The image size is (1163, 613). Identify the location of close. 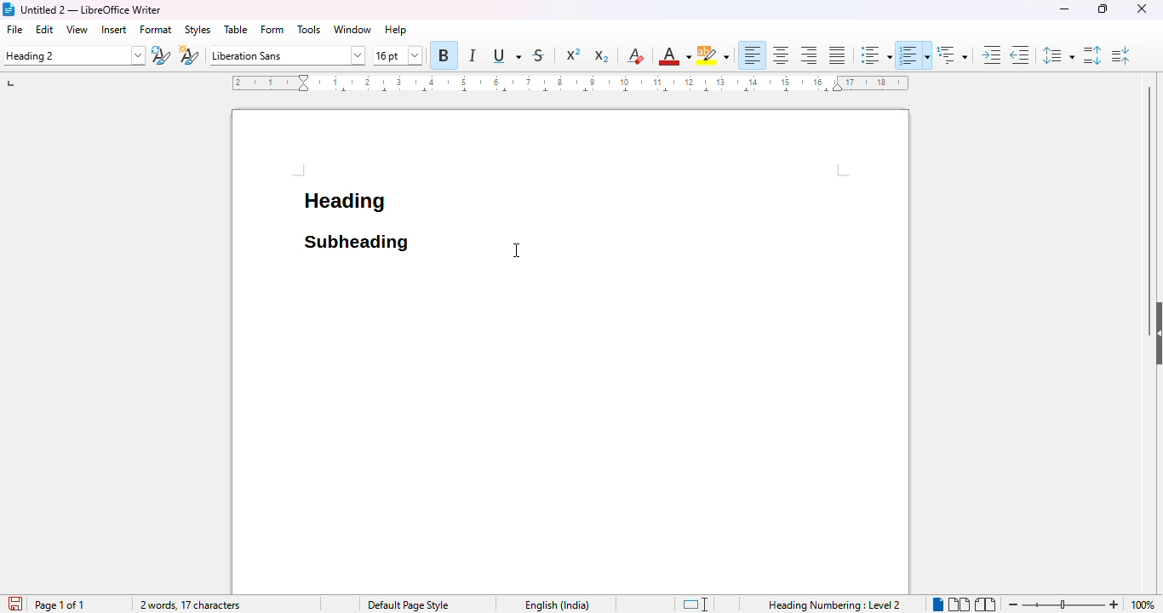
(1142, 9).